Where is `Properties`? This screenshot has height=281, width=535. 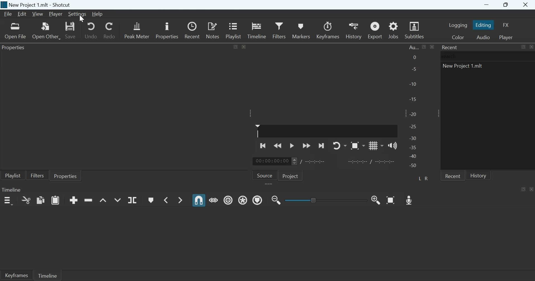
Properties is located at coordinates (167, 30).